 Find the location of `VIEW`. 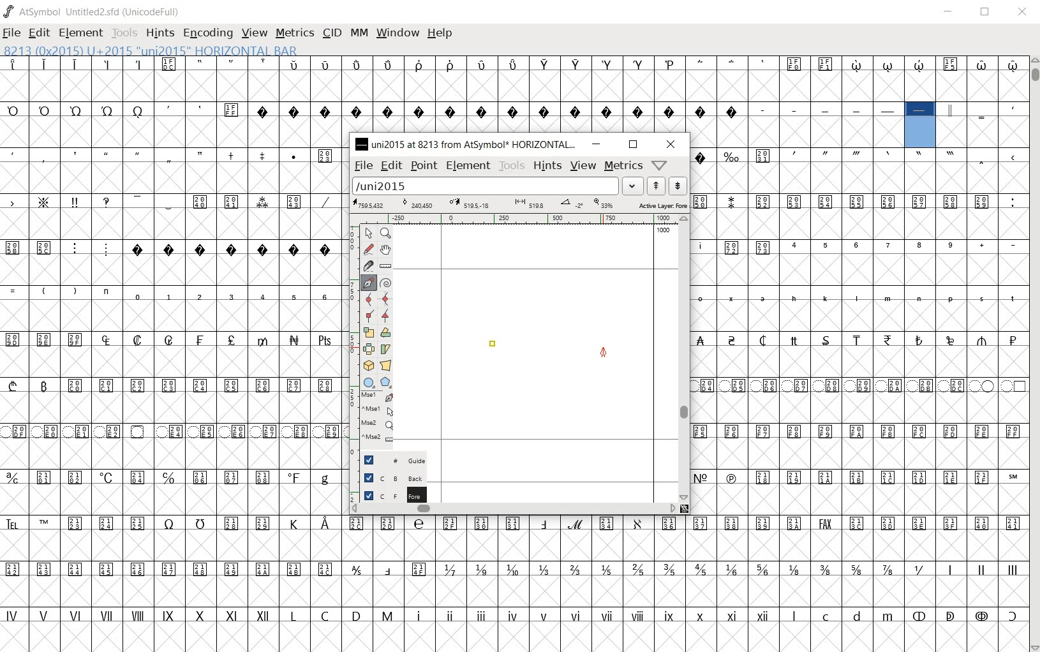

VIEW is located at coordinates (255, 34).